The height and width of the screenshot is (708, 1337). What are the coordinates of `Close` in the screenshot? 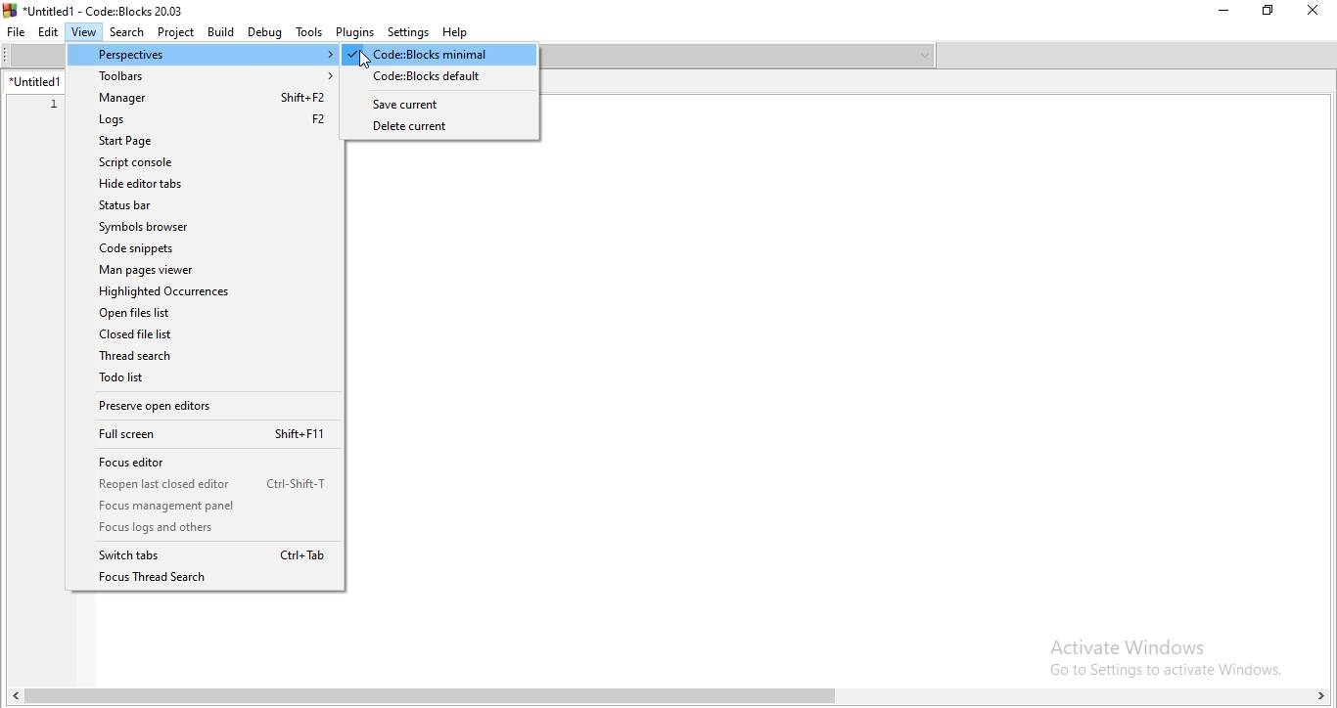 It's located at (1309, 14).